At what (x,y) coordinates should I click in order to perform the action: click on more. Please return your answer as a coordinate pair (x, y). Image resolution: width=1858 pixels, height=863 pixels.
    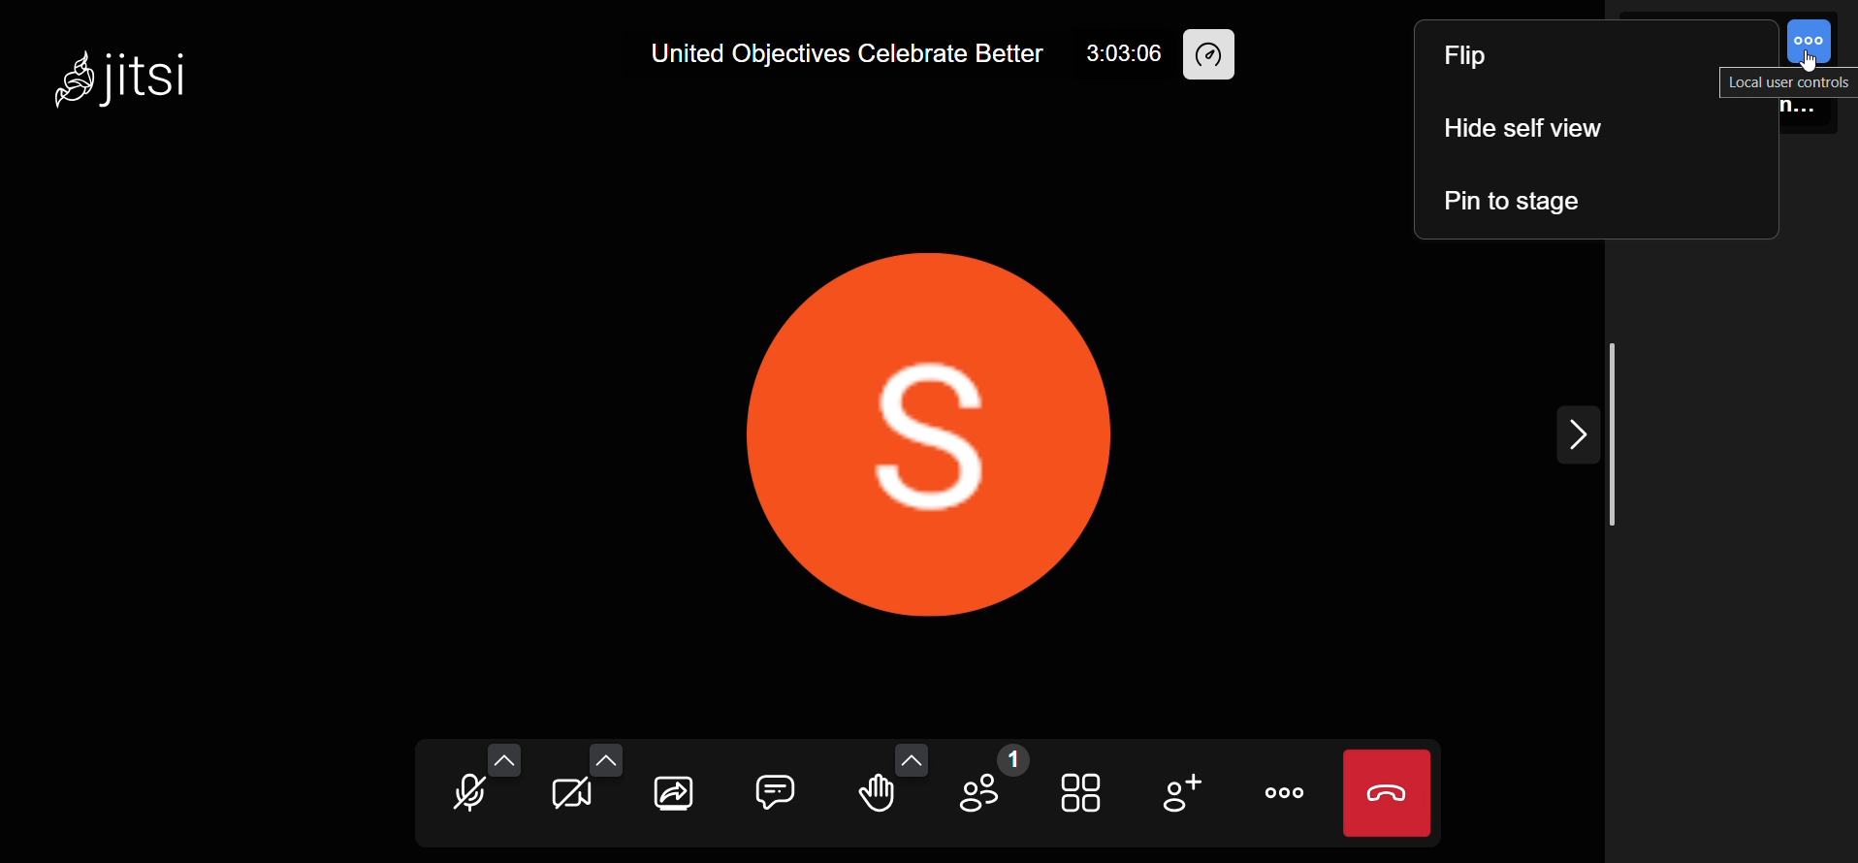
    Looking at the image, I should click on (1290, 790).